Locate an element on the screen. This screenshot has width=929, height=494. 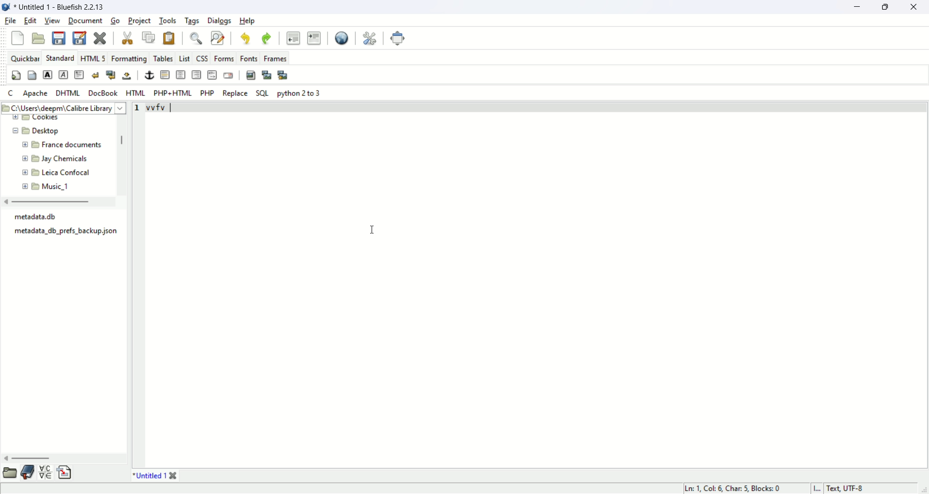
emphasis is located at coordinates (65, 74).